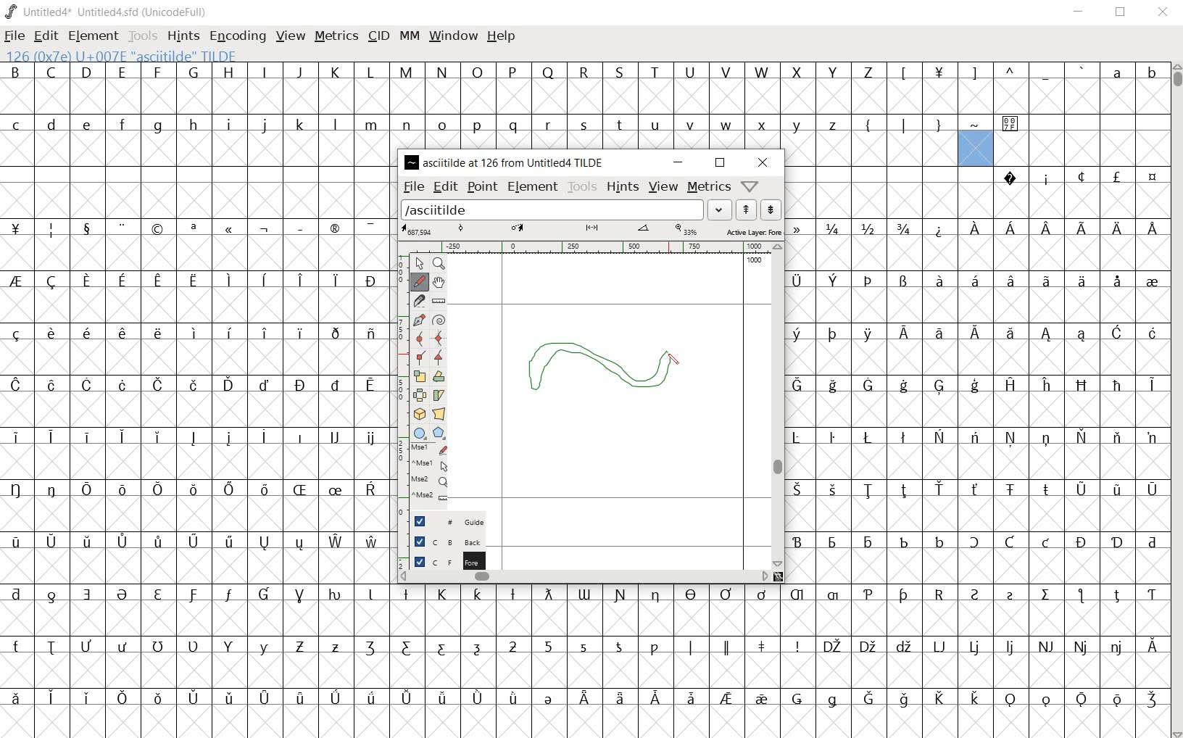 The image size is (1183, 738). Describe the element at coordinates (238, 36) in the screenshot. I see `ENCODING` at that location.